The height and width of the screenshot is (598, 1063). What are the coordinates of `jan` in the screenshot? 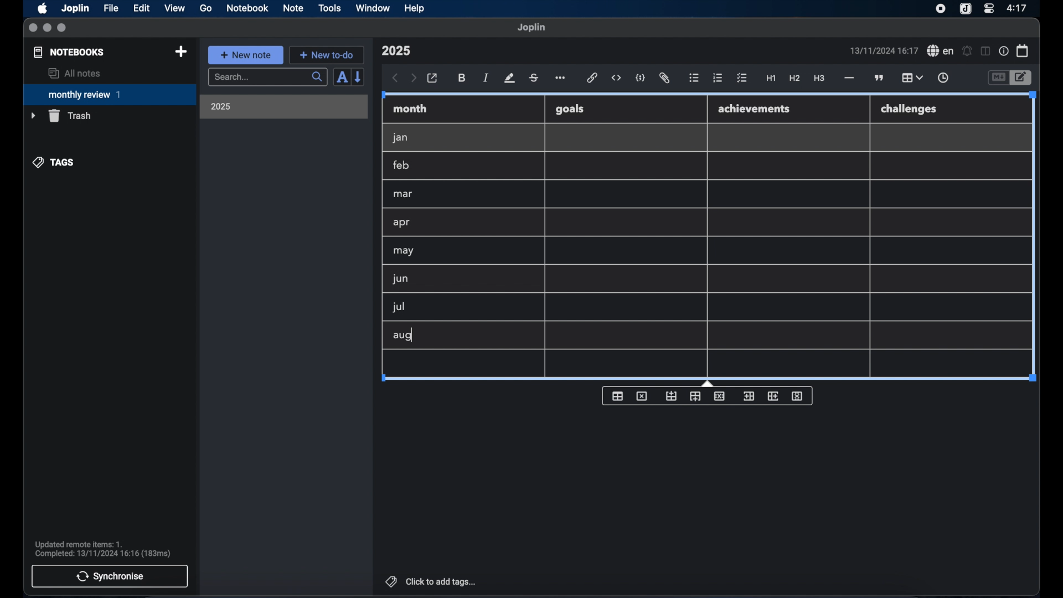 It's located at (400, 138).